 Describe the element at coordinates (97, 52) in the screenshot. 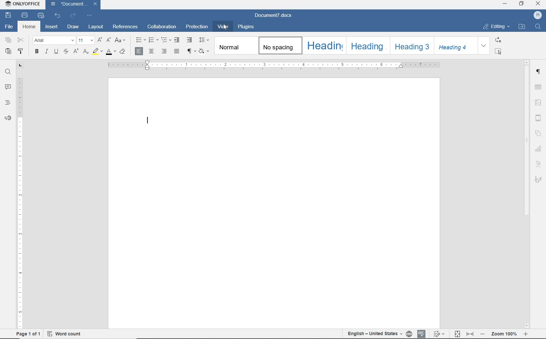

I see `HIGHLIGHT COLOR` at that location.